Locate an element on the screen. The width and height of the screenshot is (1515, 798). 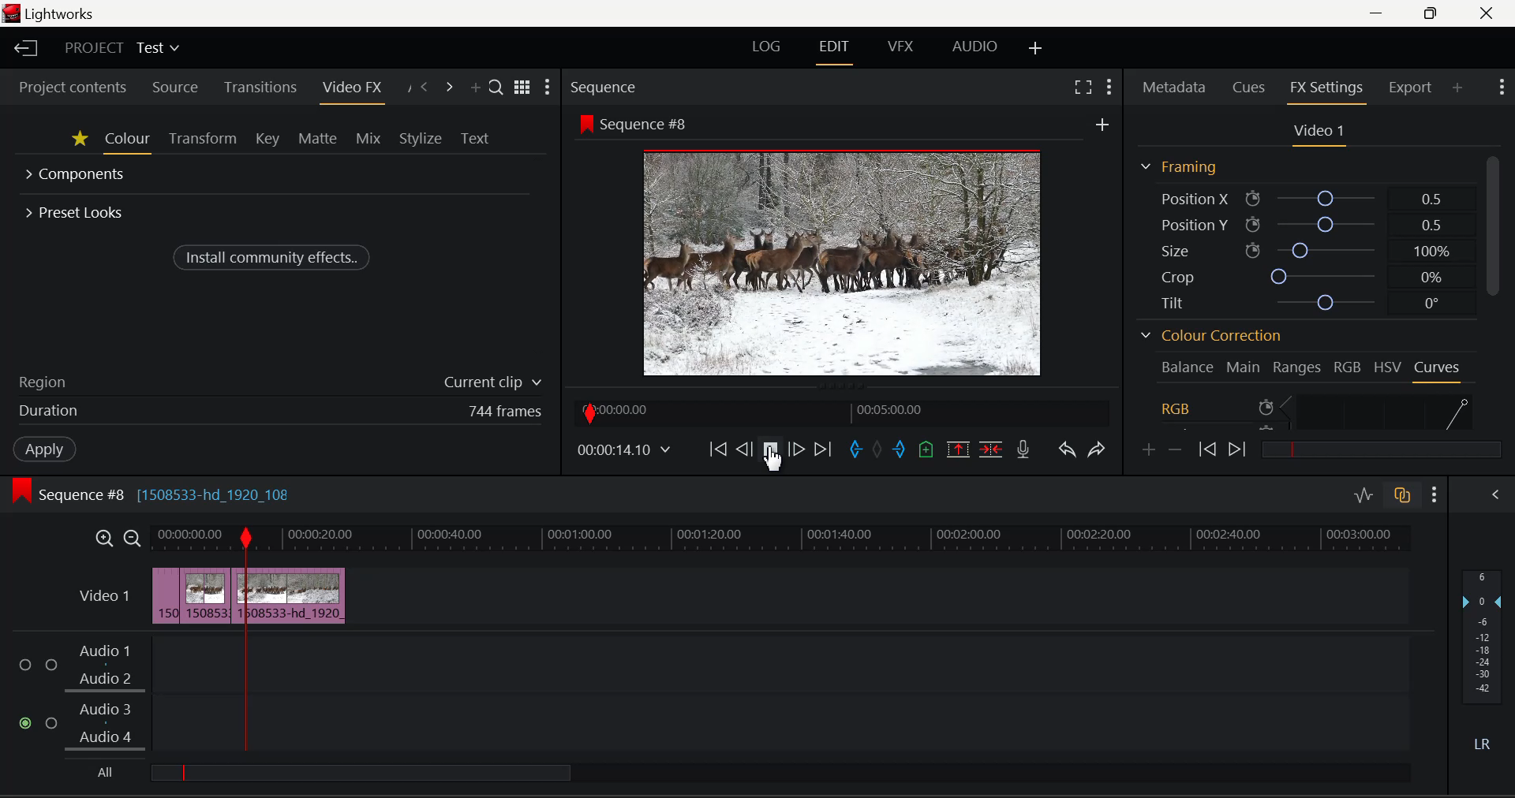
Scroll Bar is located at coordinates (1497, 294).